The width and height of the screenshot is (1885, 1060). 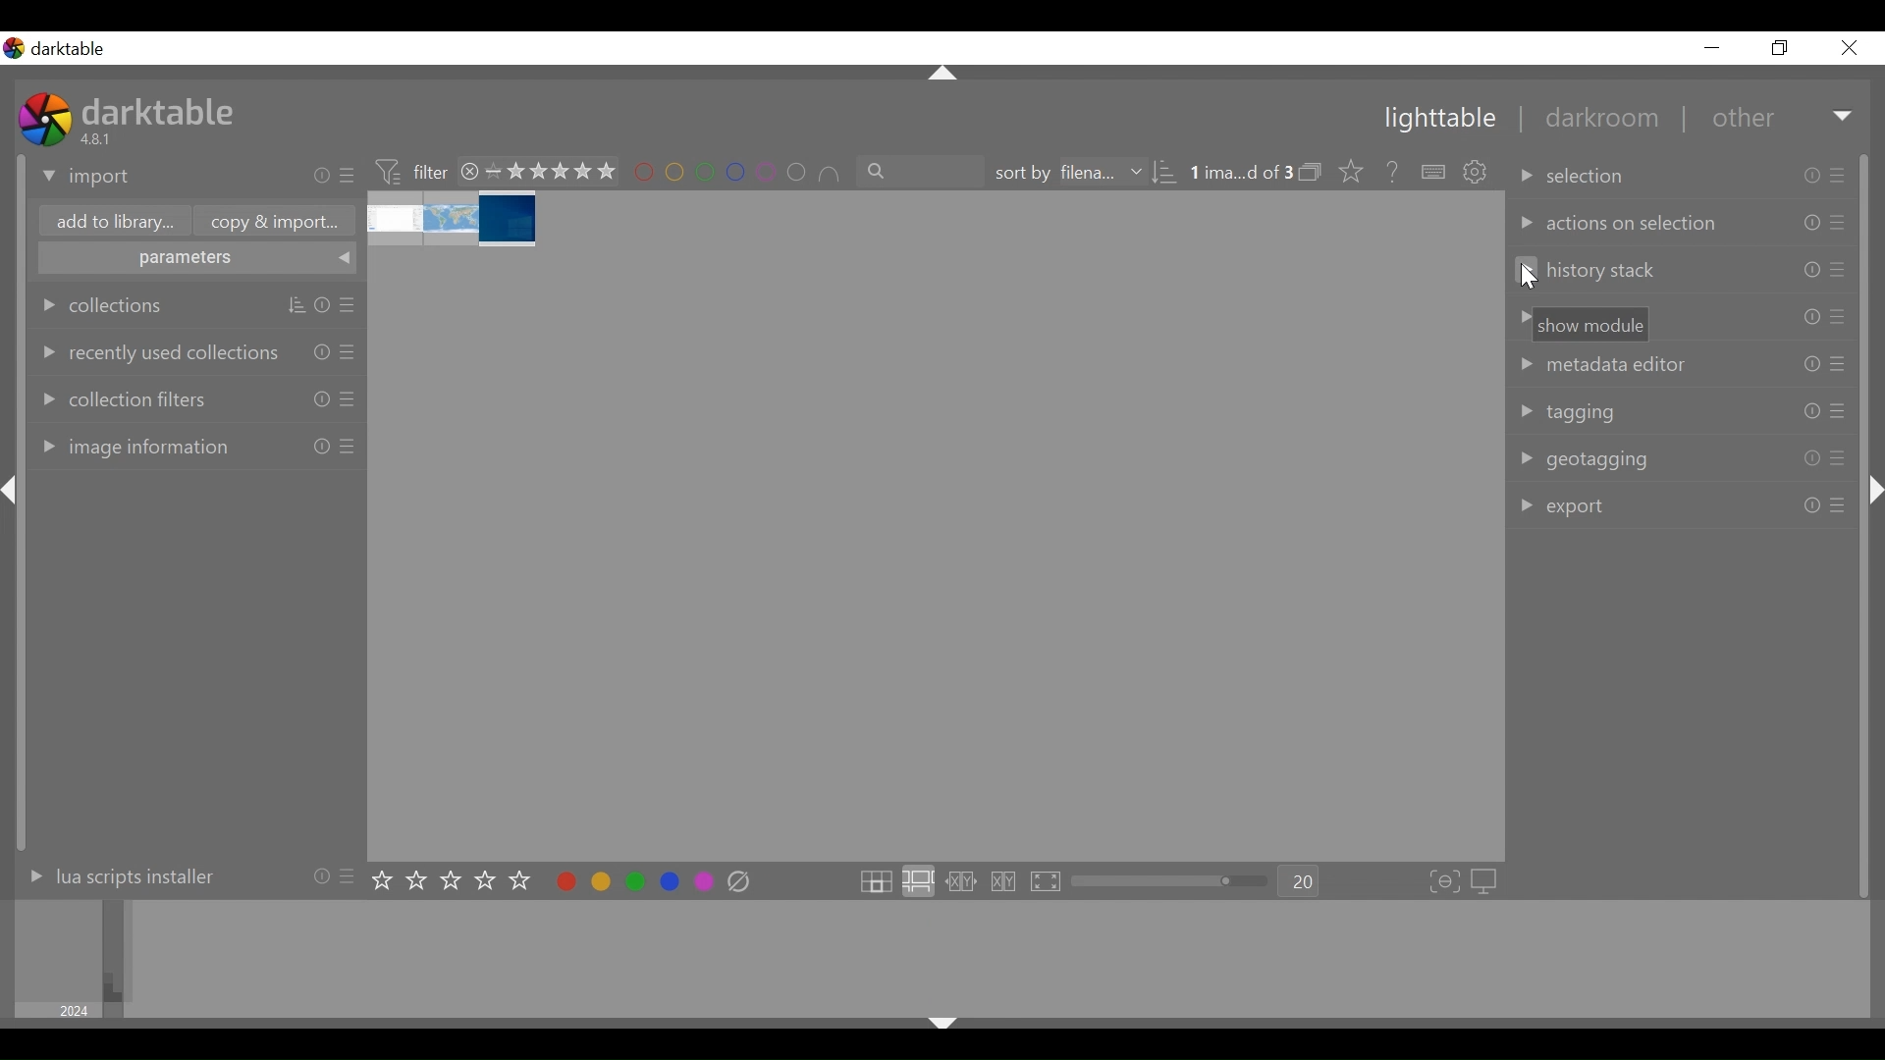 I want to click on info, so click(x=322, y=350).